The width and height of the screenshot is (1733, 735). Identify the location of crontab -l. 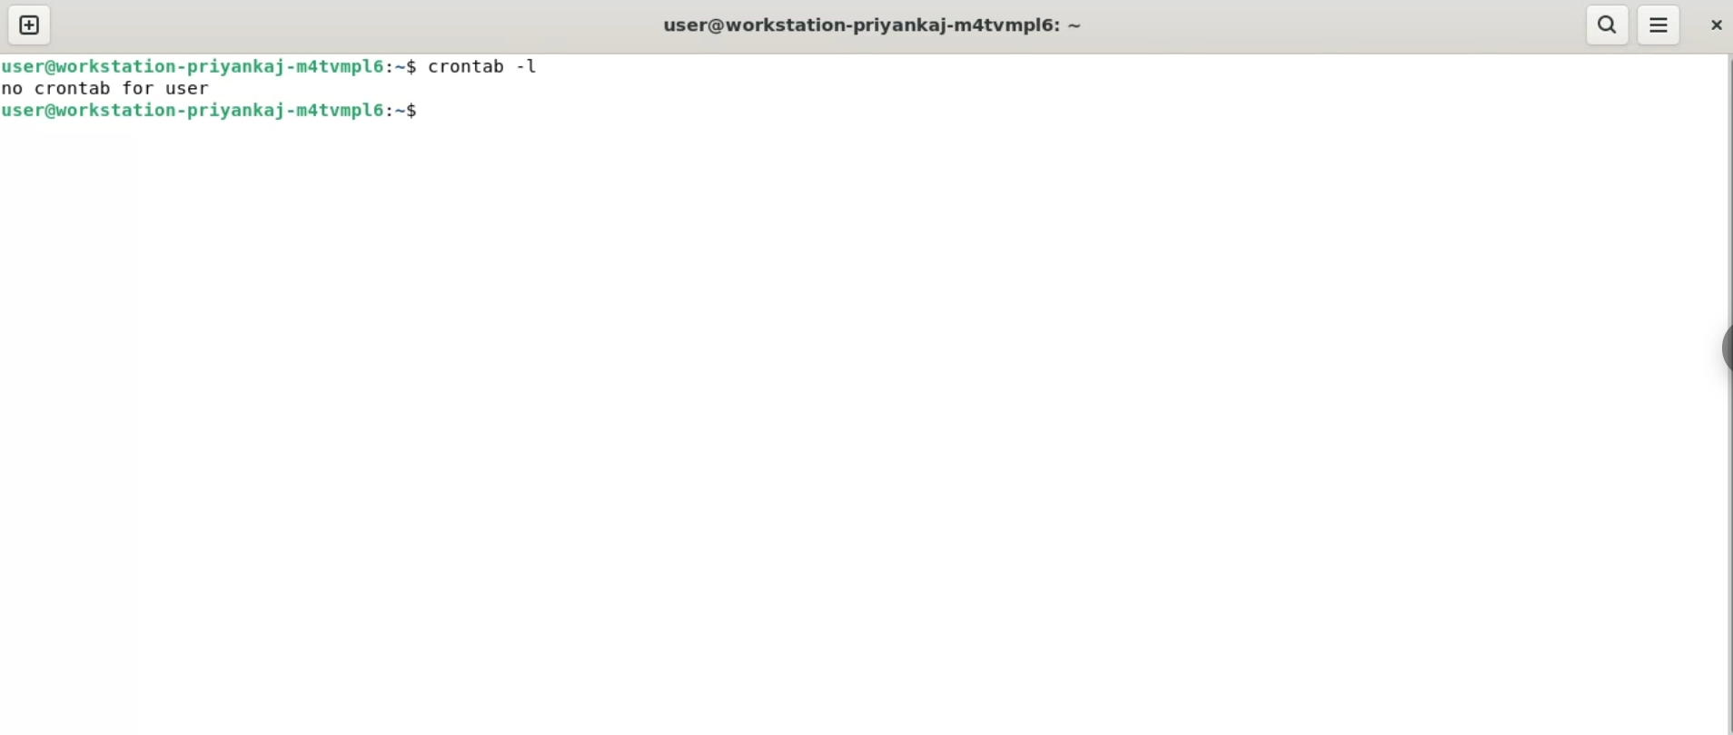
(493, 66).